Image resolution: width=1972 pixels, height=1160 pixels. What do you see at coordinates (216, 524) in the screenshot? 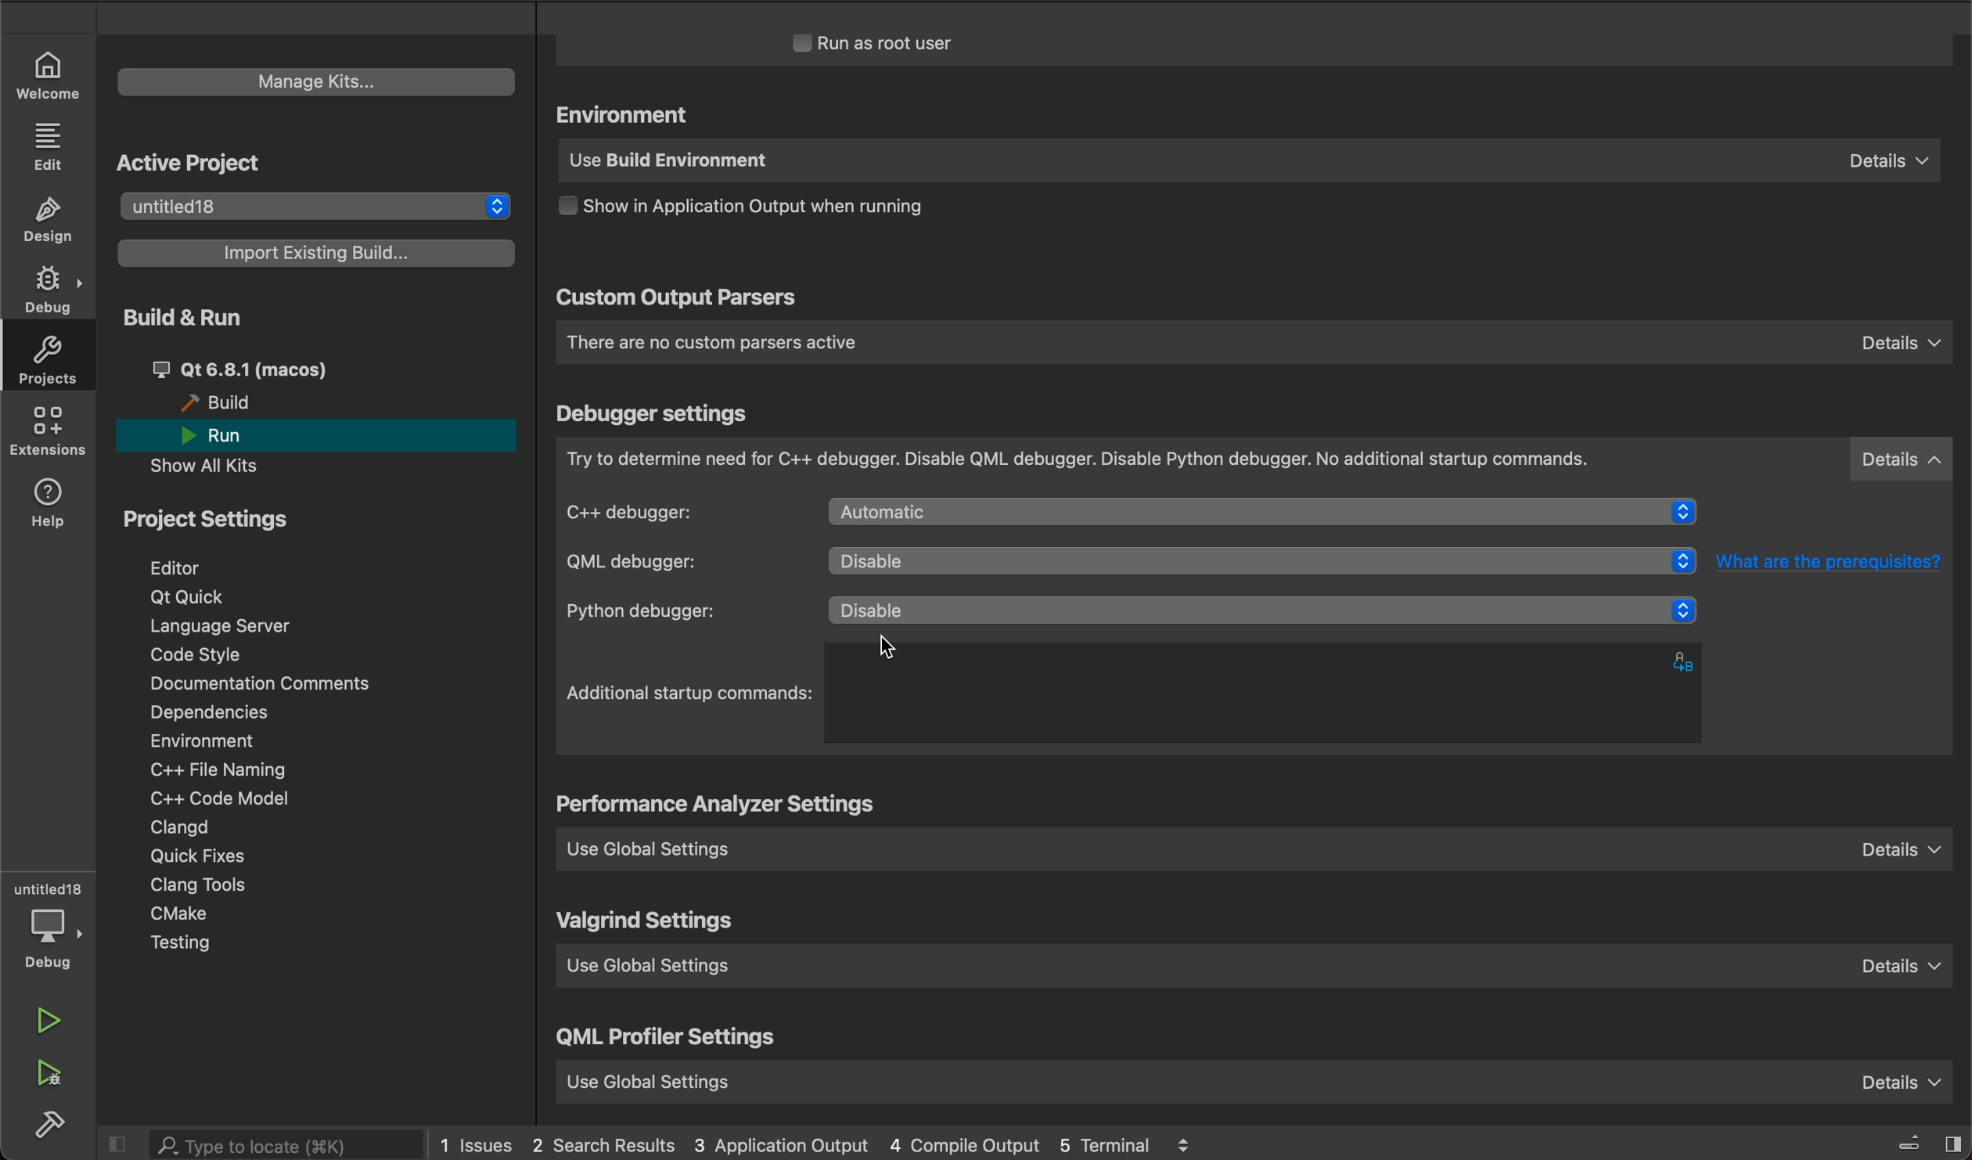
I see `project` at bounding box center [216, 524].